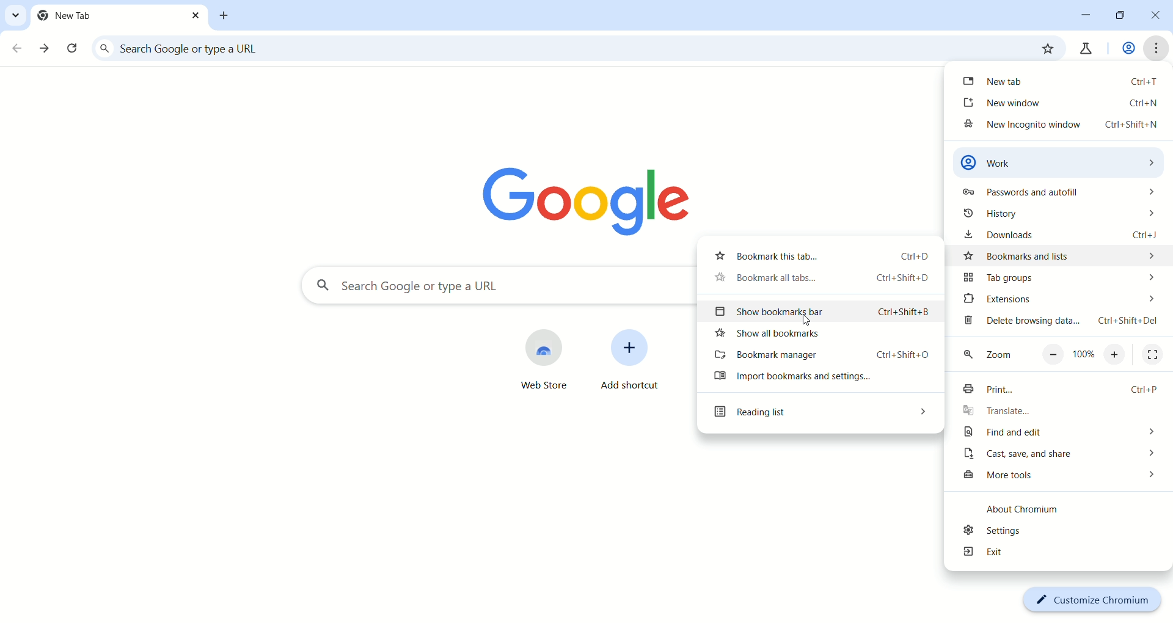 The width and height of the screenshot is (1173, 623). I want to click on reading list, so click(818, 415).